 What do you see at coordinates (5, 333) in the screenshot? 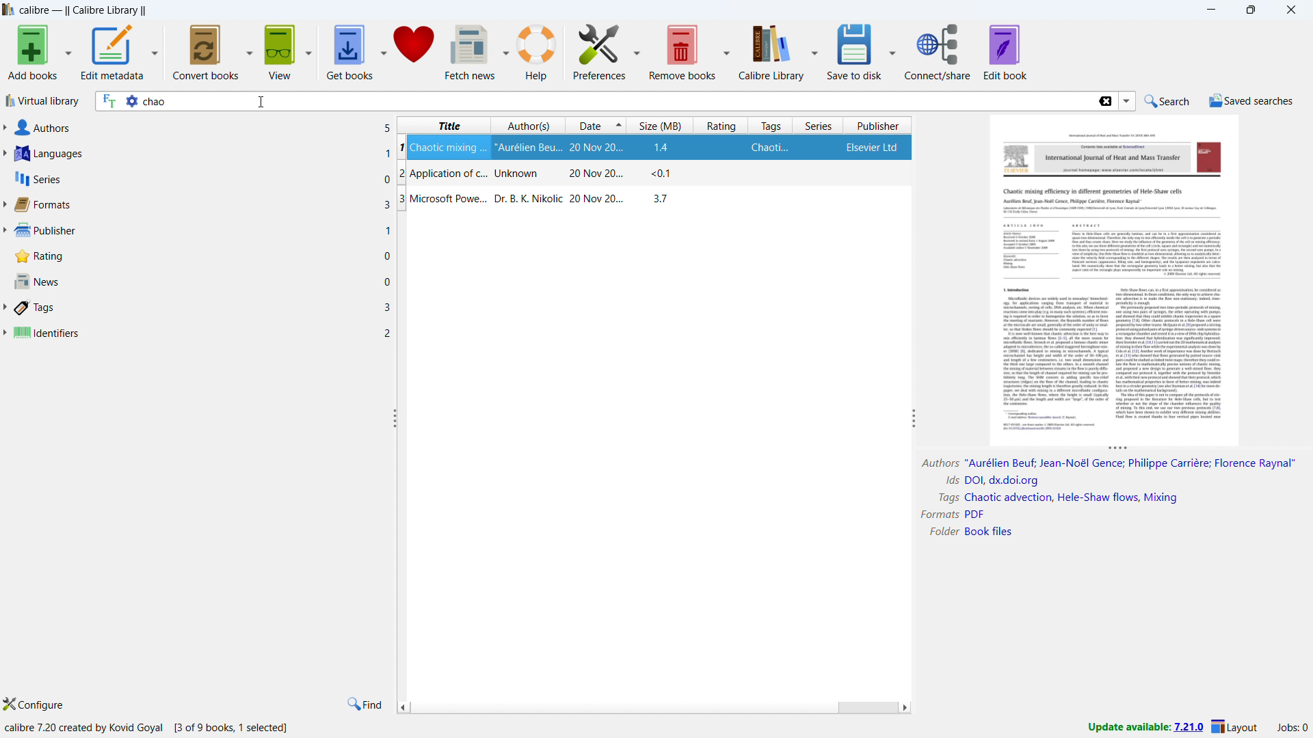
I see `expand identifiers` at bounding box center [5, 333].